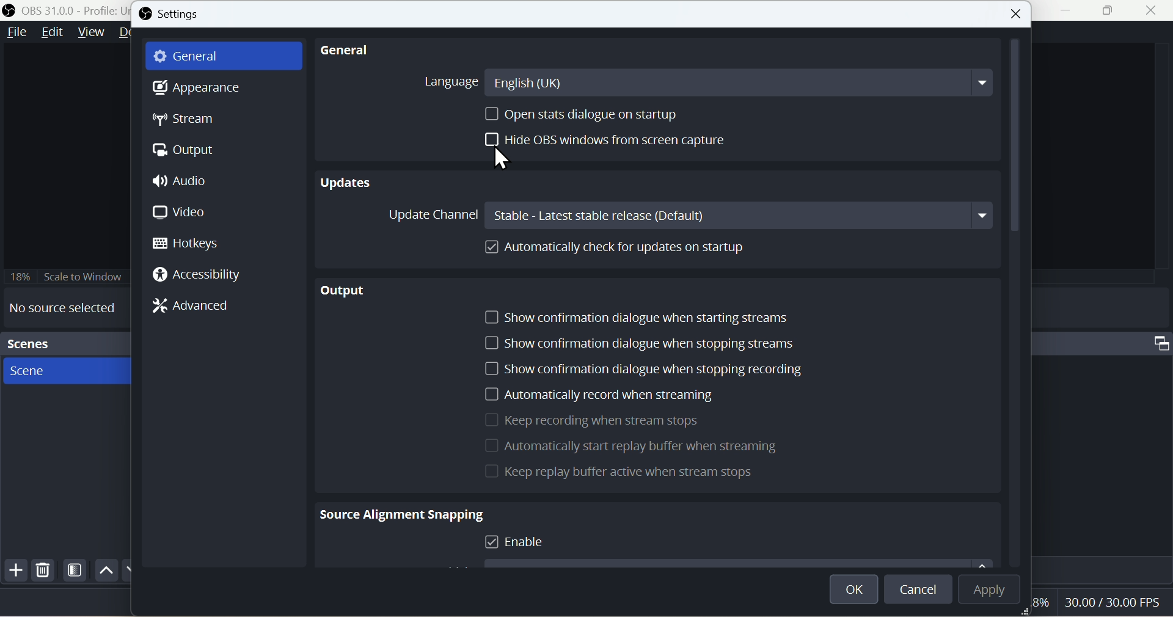 The image size is (1173, 617). Describe the element at coordinates (195, 309) in the screenshot. I see `Advanced` at that location.